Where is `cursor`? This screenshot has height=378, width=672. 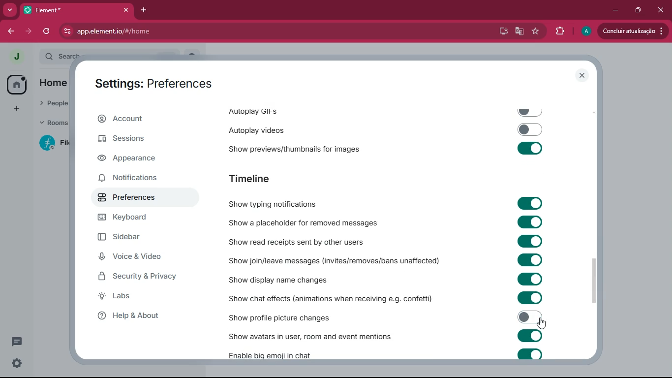 cursor is located at coordinates (543, 326).